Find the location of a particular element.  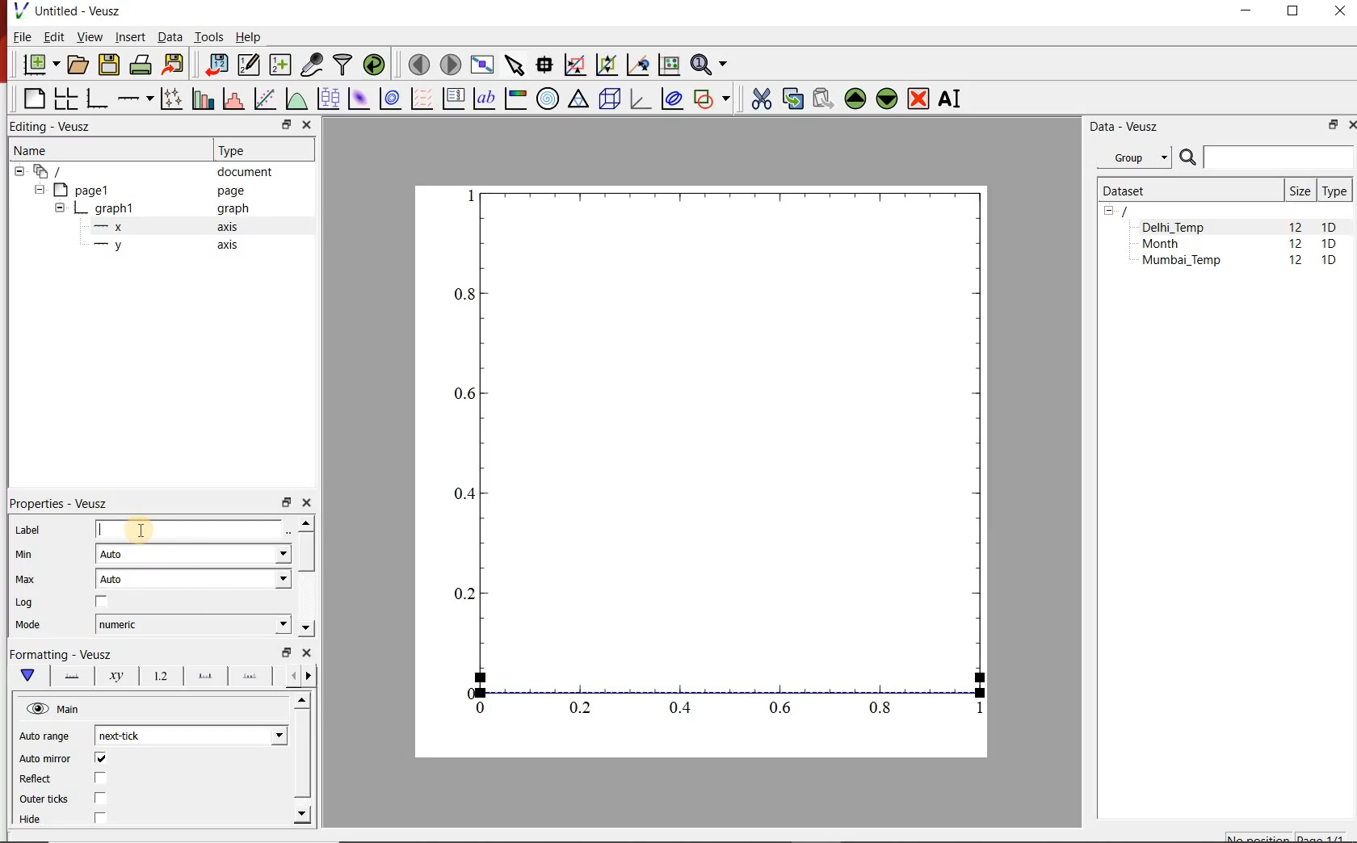

Auto mirror is located at coordinates (45, 760).